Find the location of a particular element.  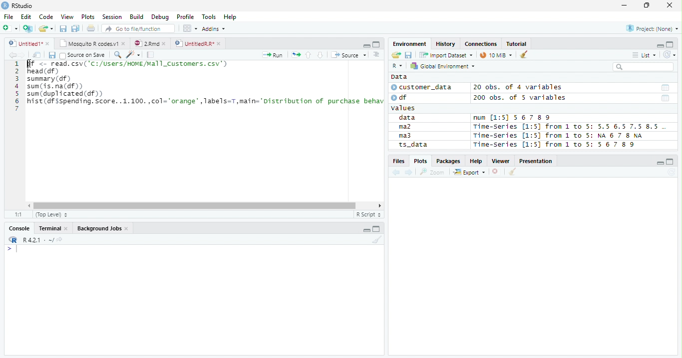

values is located at coordinates (404, 108).